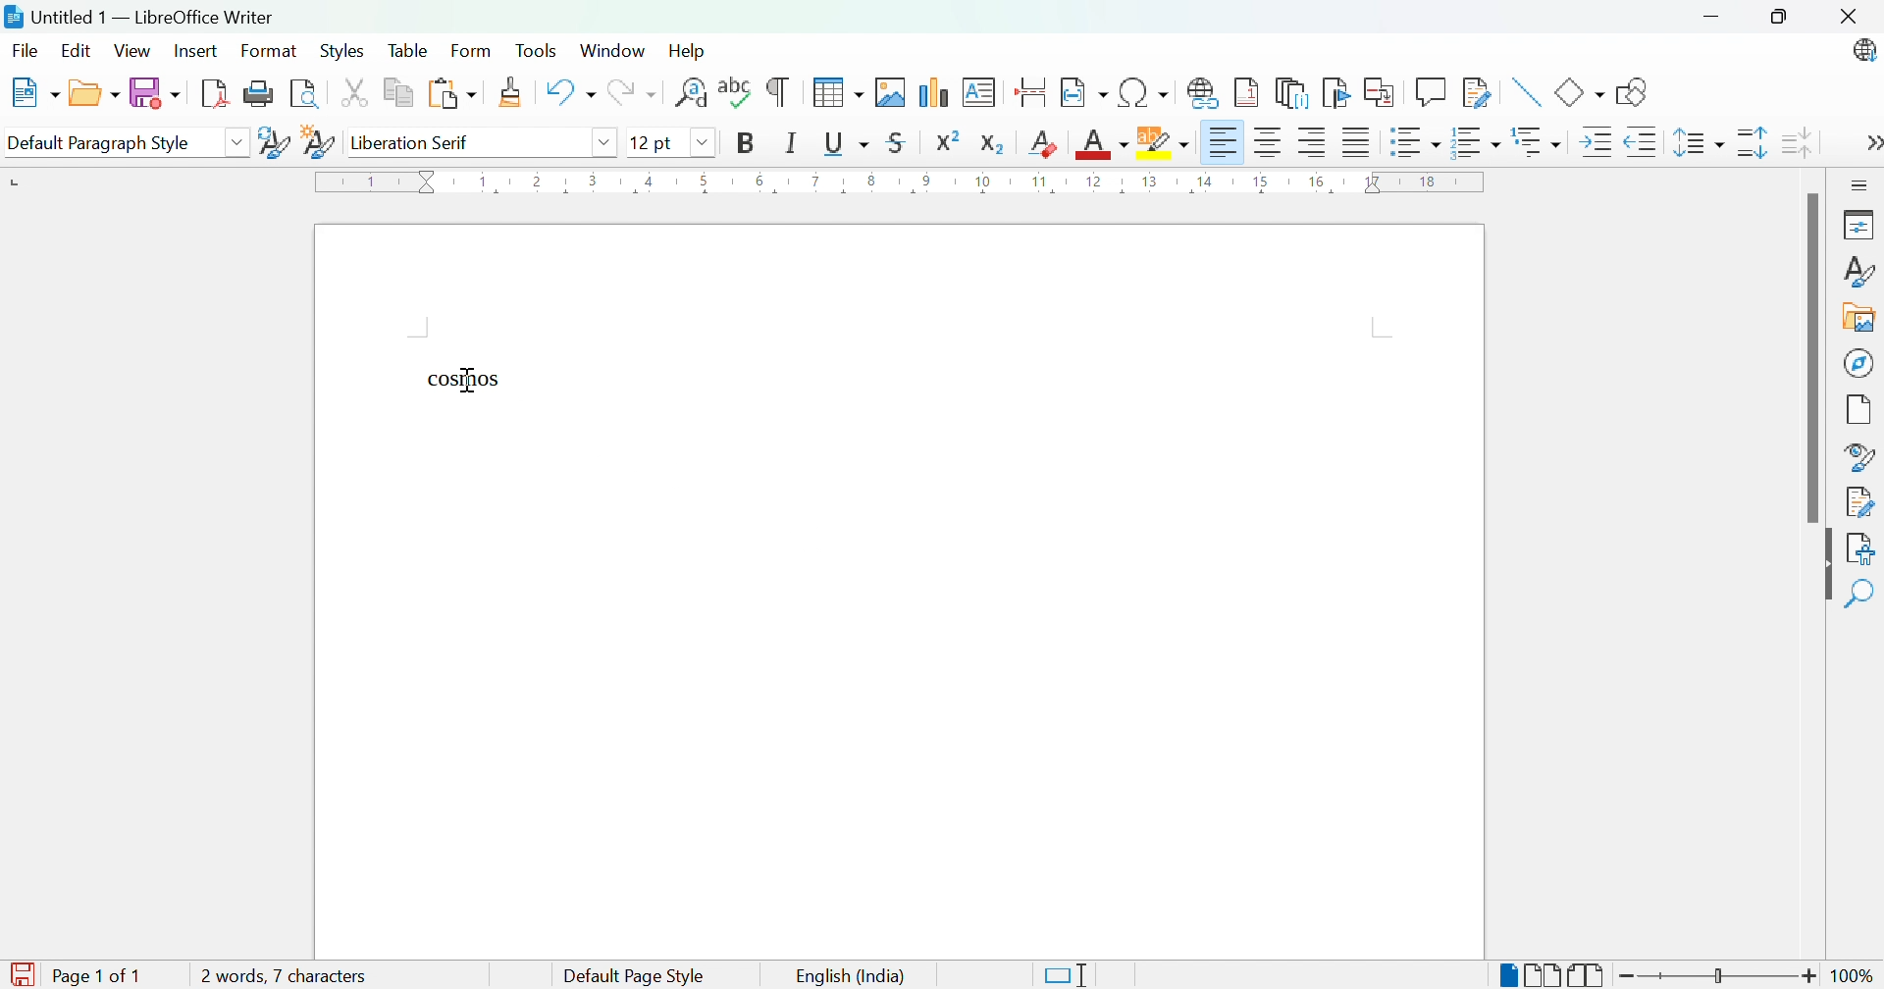 The height and width of the screenshot is (989, 1884). What do you see at coordinates (1630, 977) in the screenshot?
I see `Zoom out` at bounding box center [1630, 977].